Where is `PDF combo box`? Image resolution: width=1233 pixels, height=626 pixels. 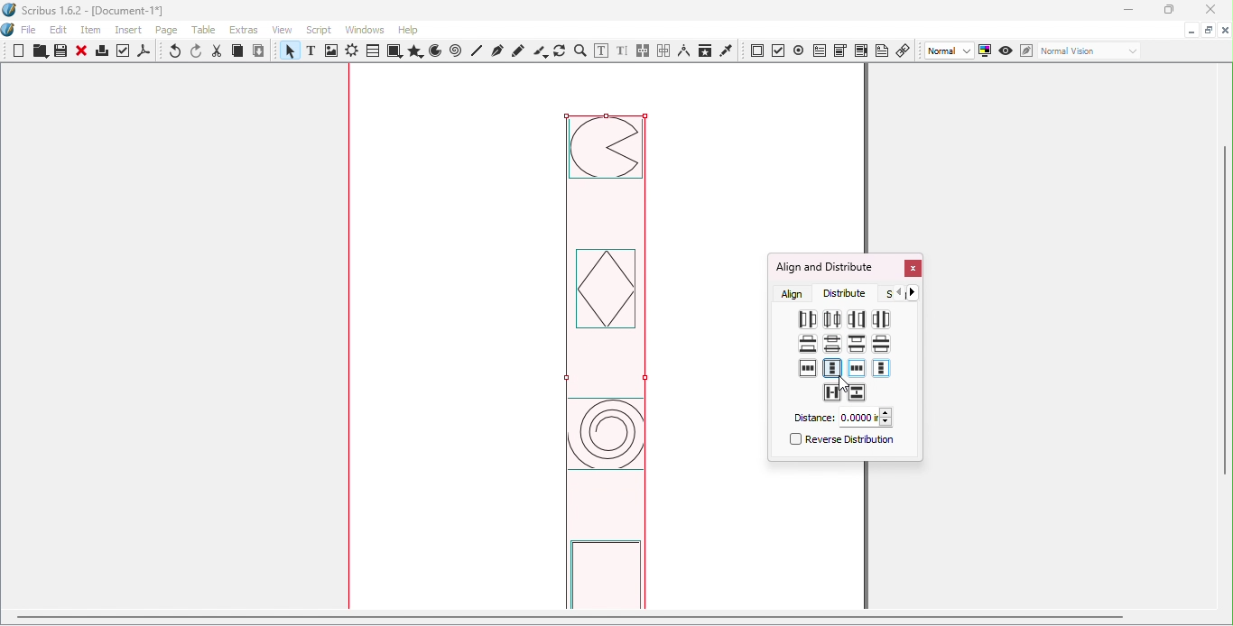
PDF combo box is located at coordinates (839, 51).